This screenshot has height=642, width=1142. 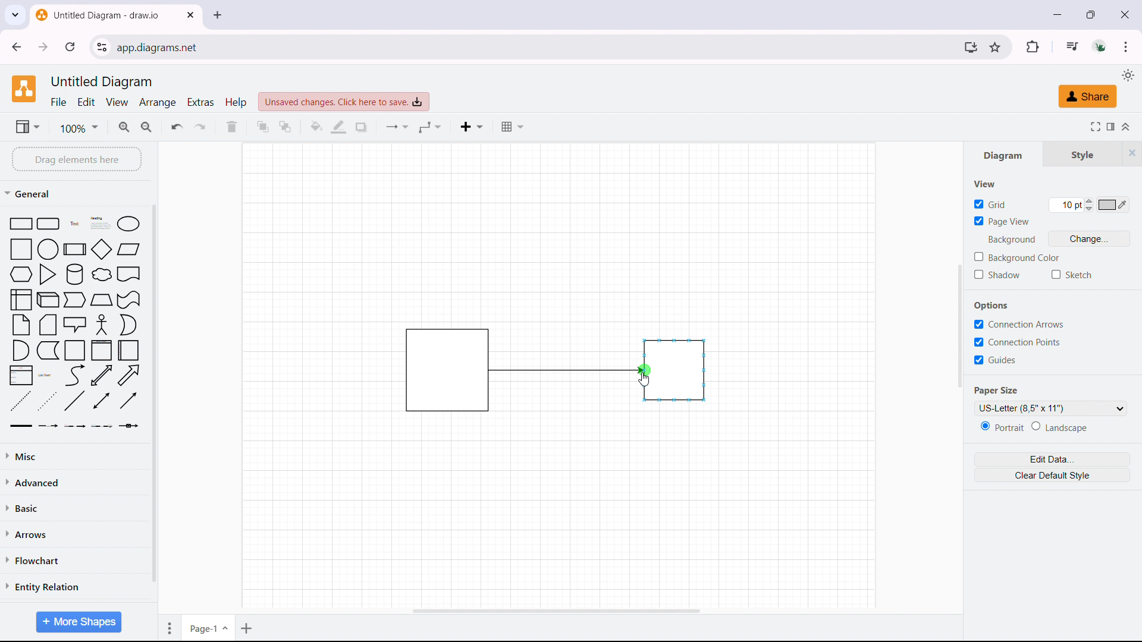 I want to click on miscelleneous, so click(x=76, y=455).